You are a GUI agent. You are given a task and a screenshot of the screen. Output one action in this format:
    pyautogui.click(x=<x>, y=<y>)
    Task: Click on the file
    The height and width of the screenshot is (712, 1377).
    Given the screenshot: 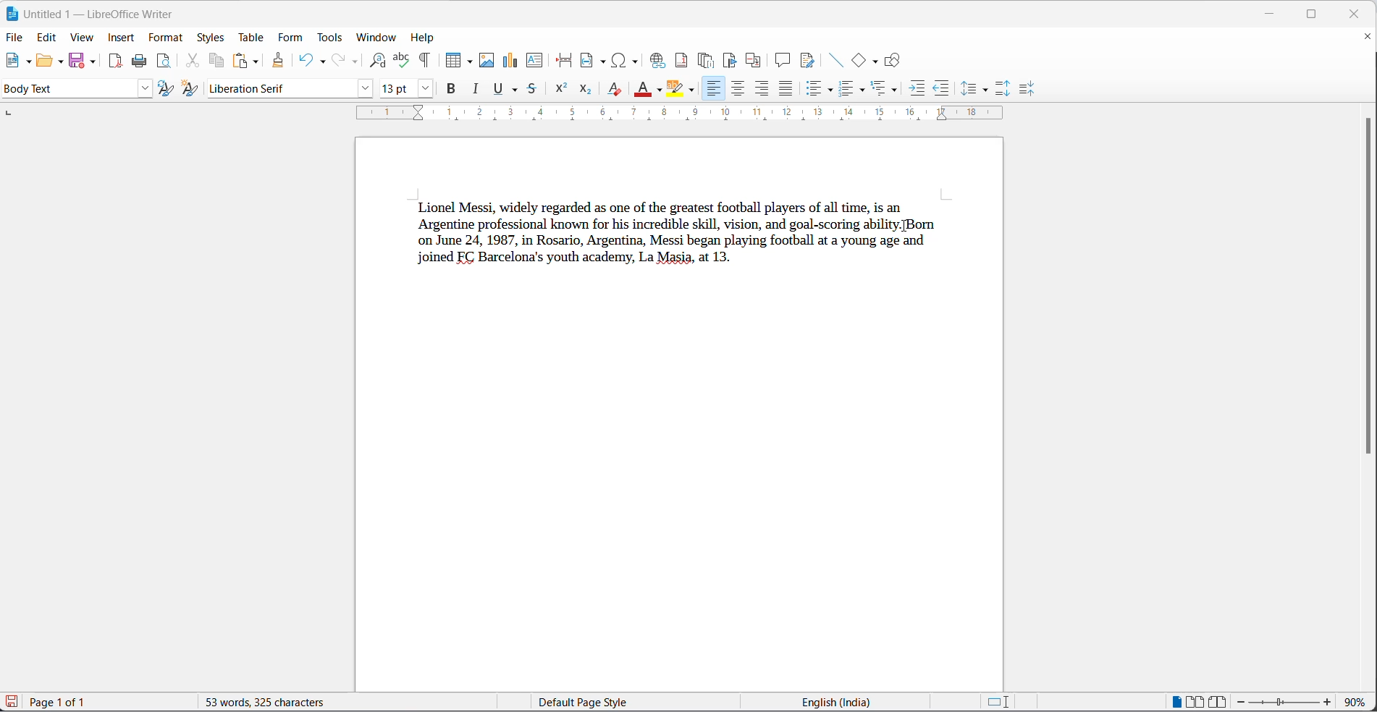 What is the action you would take?
    pyautogui.click(x=15, y=38)
    